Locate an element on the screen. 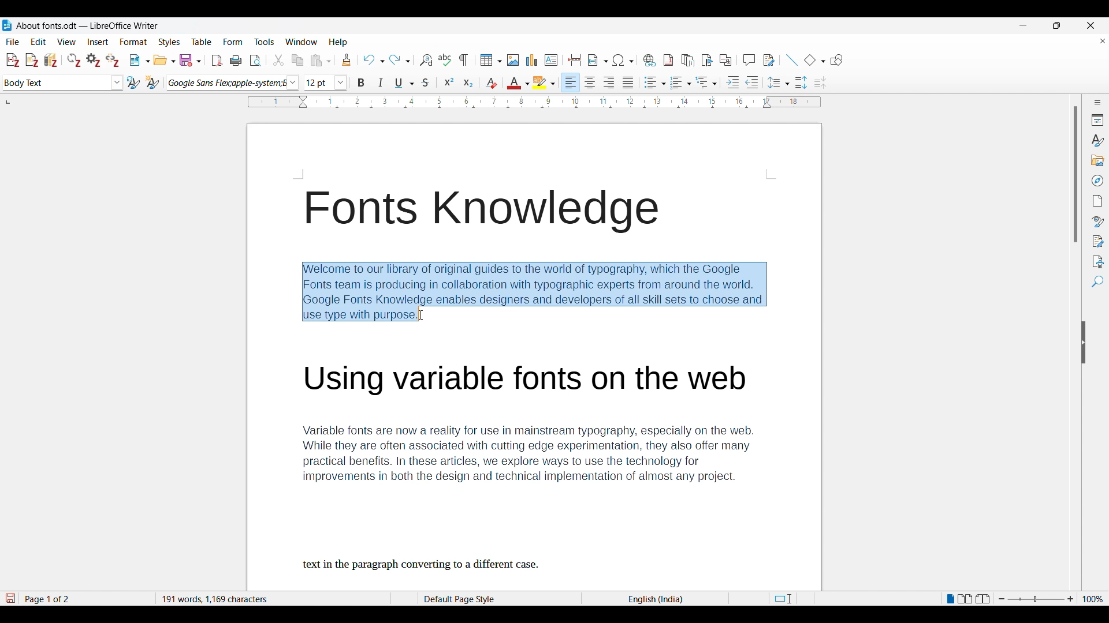 This screenshot has width=1109, height=623. Unordered list is located at coordinates (654, 82).